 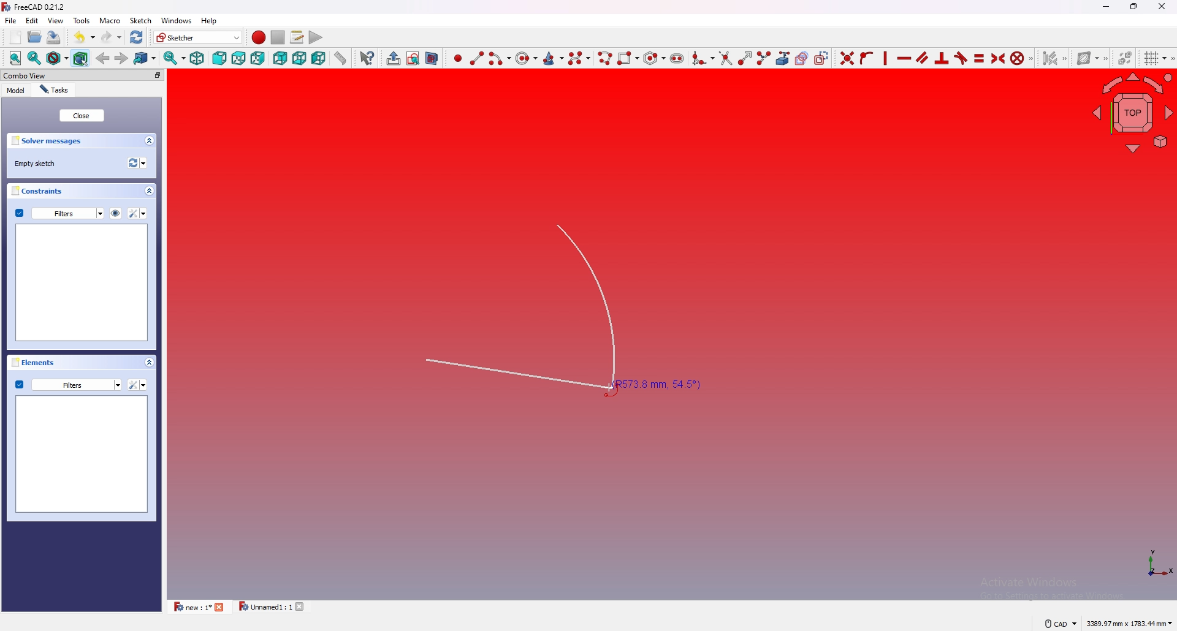 I want to click on record macro, so click(x=259, y=38).